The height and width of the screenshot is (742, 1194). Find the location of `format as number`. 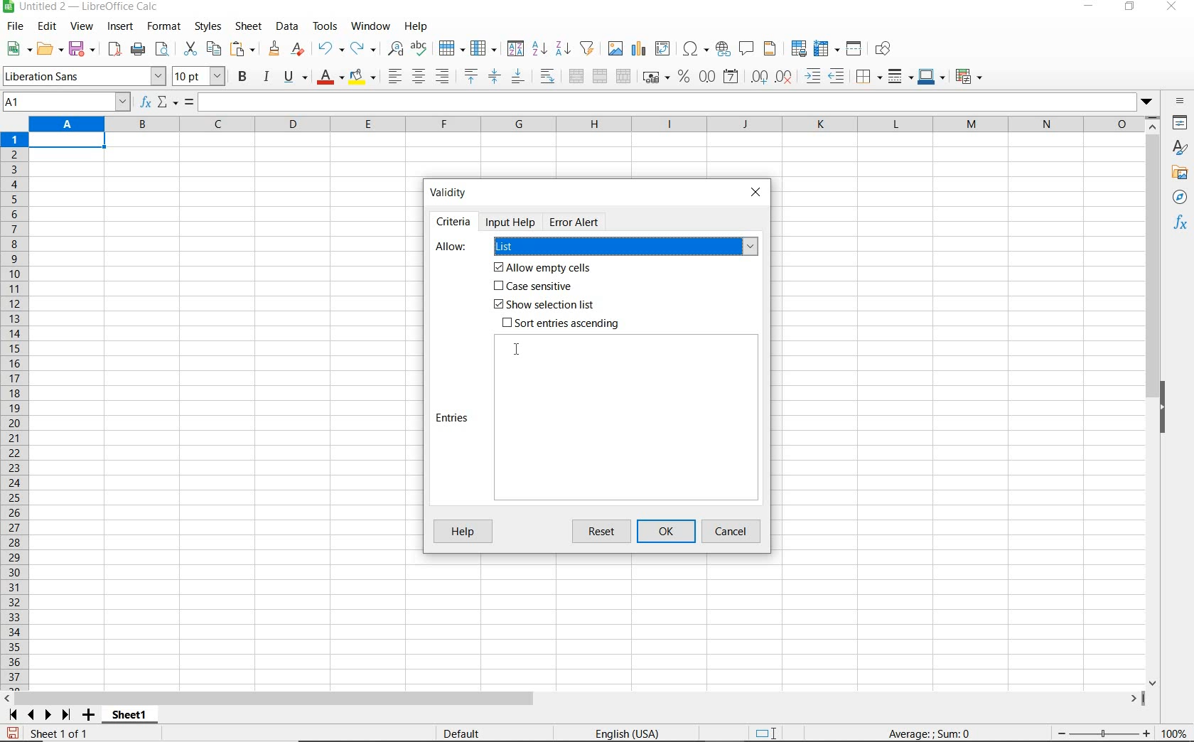

format as number is located at coordinates (707, 76).